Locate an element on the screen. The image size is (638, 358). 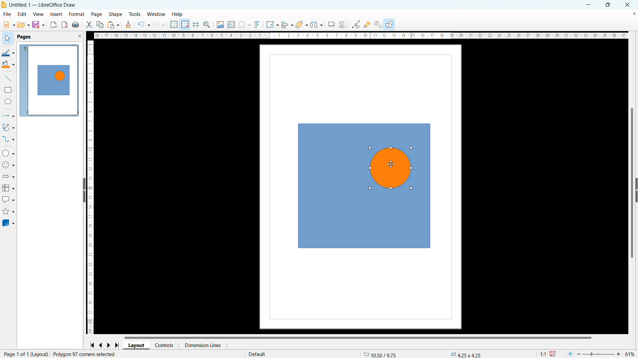
symbol shapes is located at coordinates (8, 165).